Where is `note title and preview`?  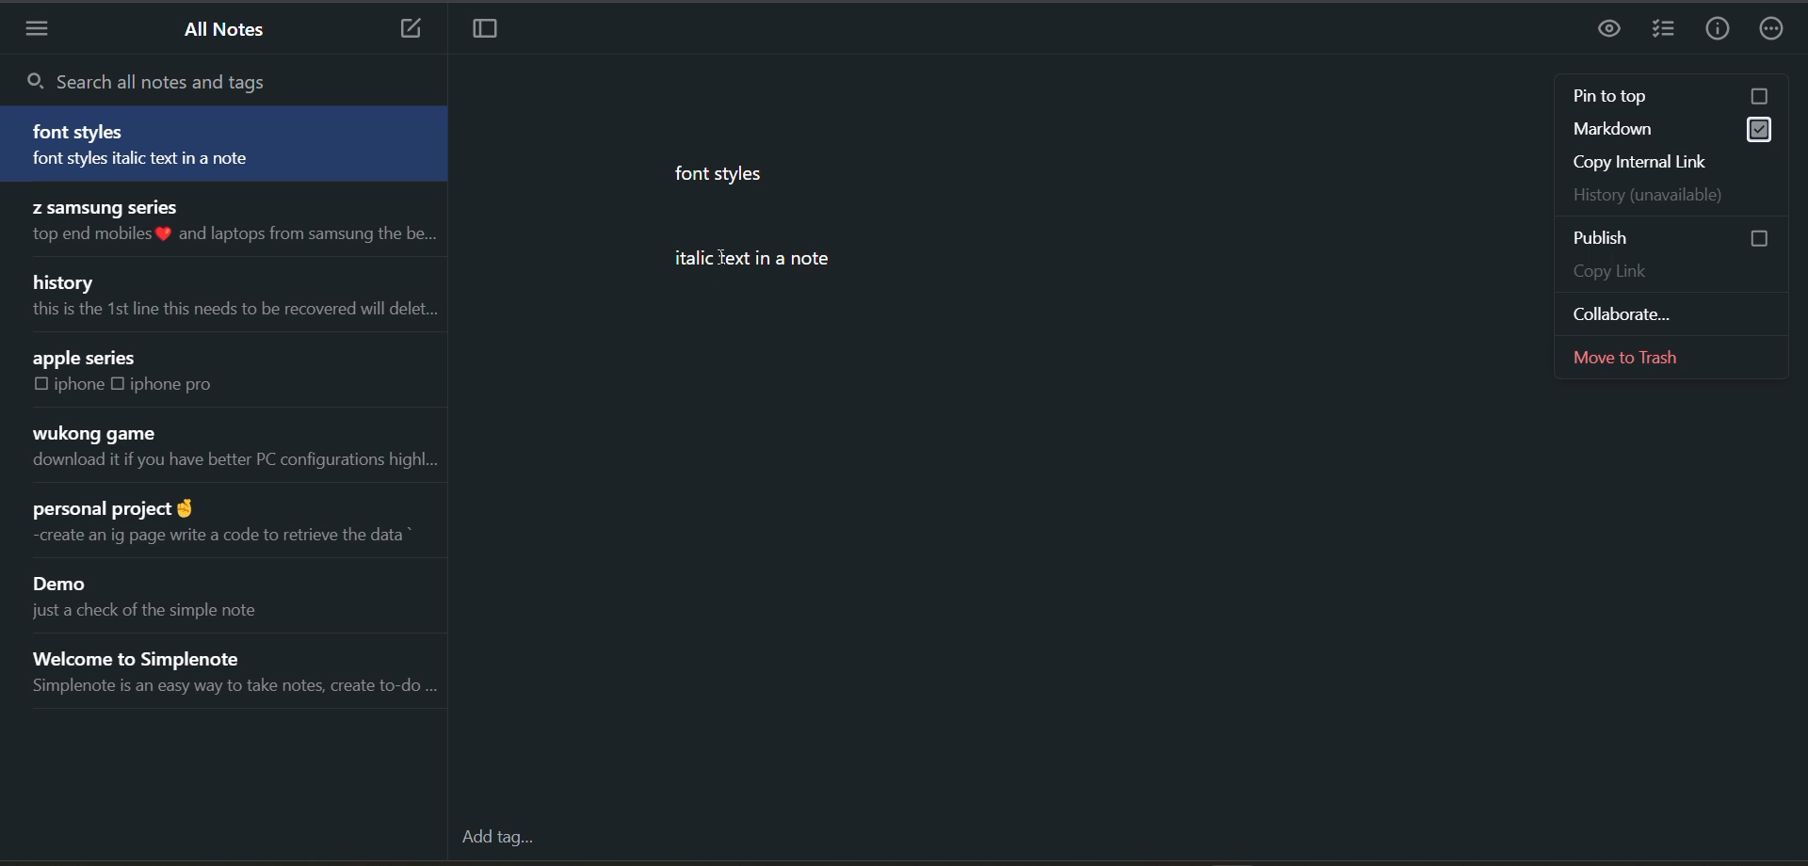 note title and preview is located at coordinates (227, 527).